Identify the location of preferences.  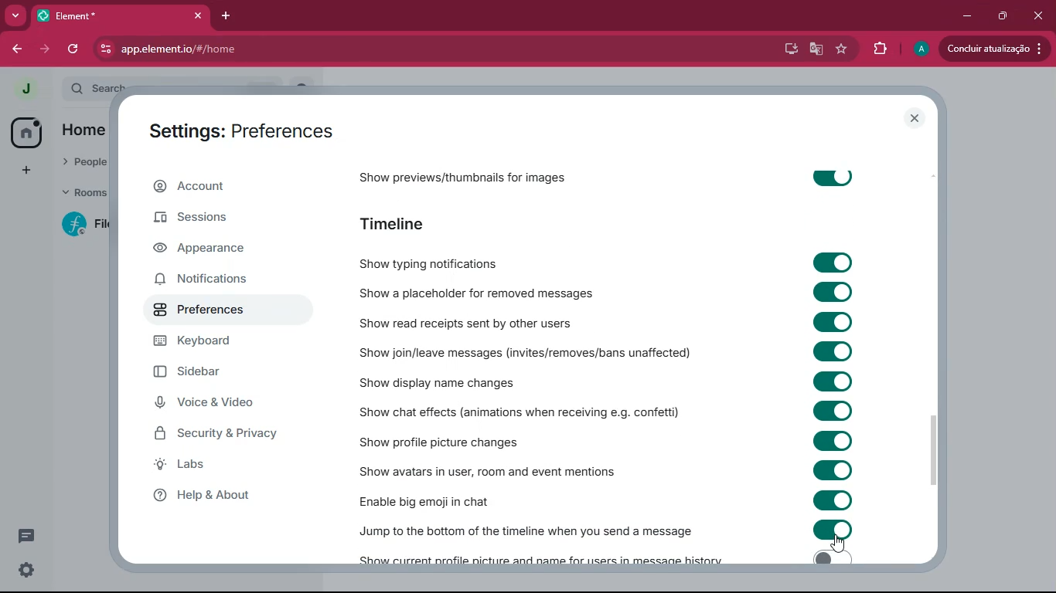
(217, 309).